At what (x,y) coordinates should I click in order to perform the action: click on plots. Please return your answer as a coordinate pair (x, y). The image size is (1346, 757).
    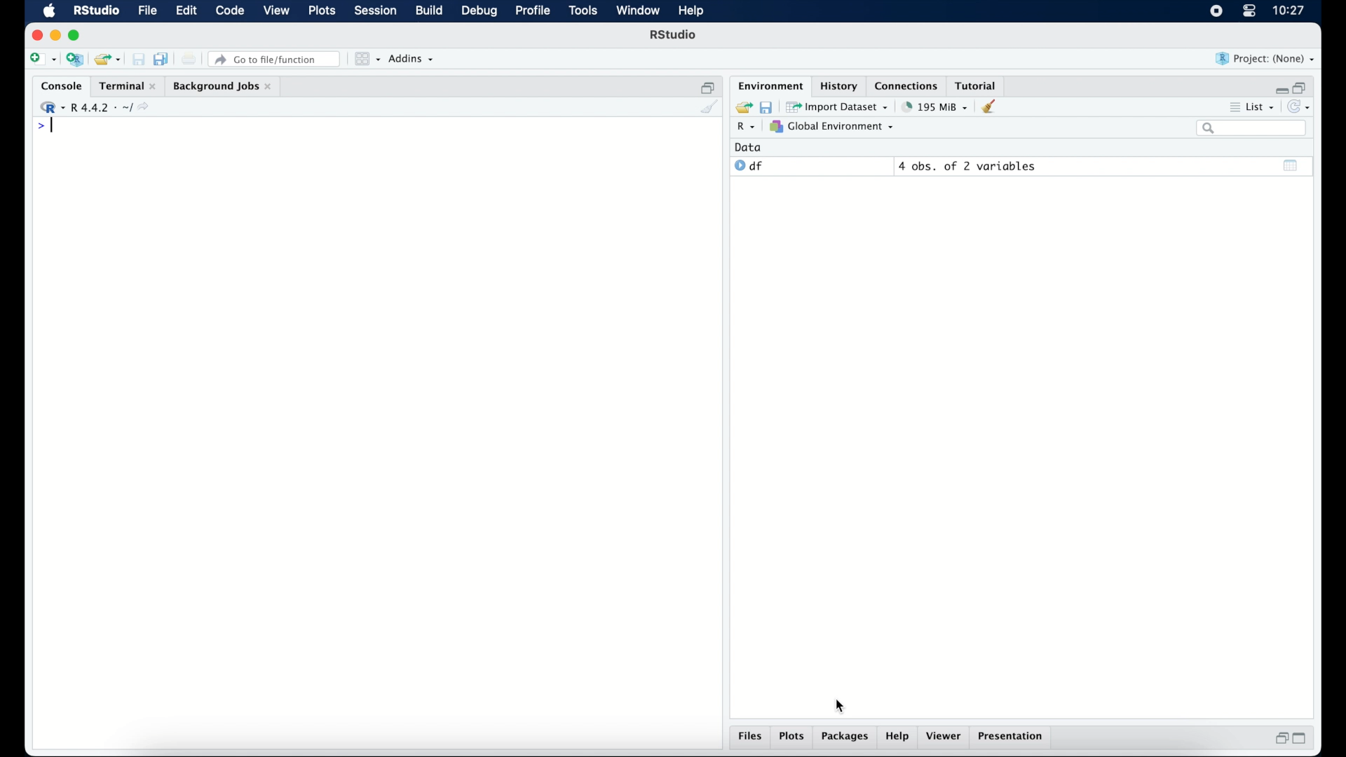
    Looking at the image, I should click on (324, 12).